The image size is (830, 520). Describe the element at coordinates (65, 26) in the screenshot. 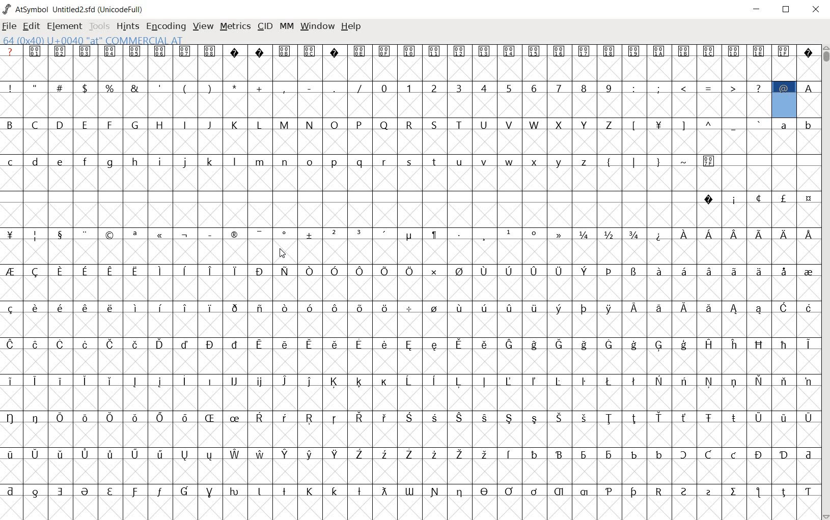

I see `element` at that location.